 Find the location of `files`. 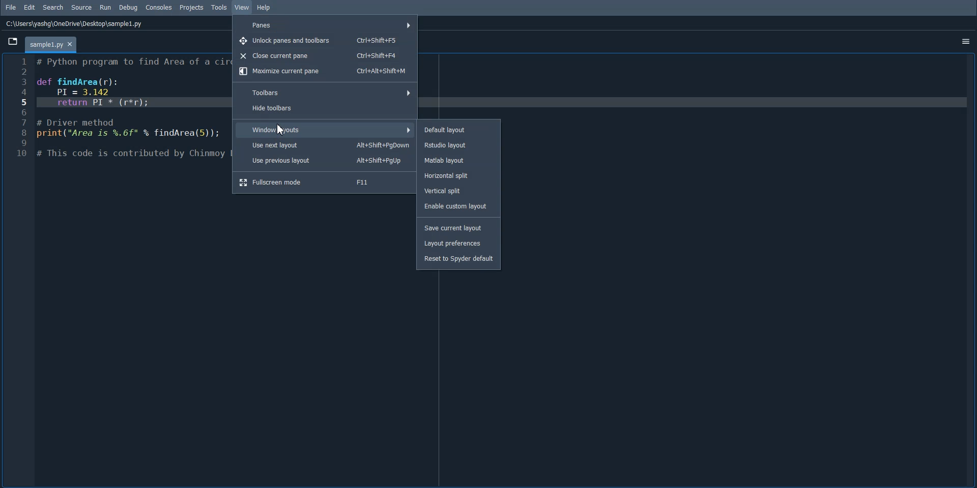

files is located at coordinates (9, 41).